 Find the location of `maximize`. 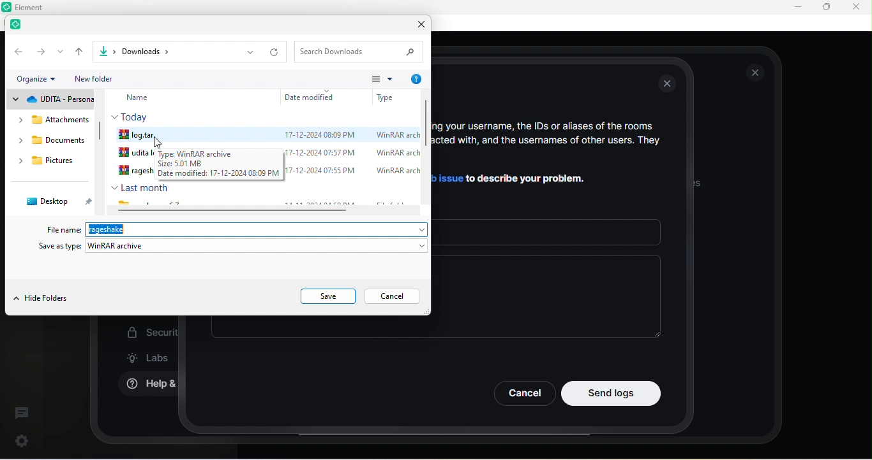

maximize is located at coordinates (826, 8).